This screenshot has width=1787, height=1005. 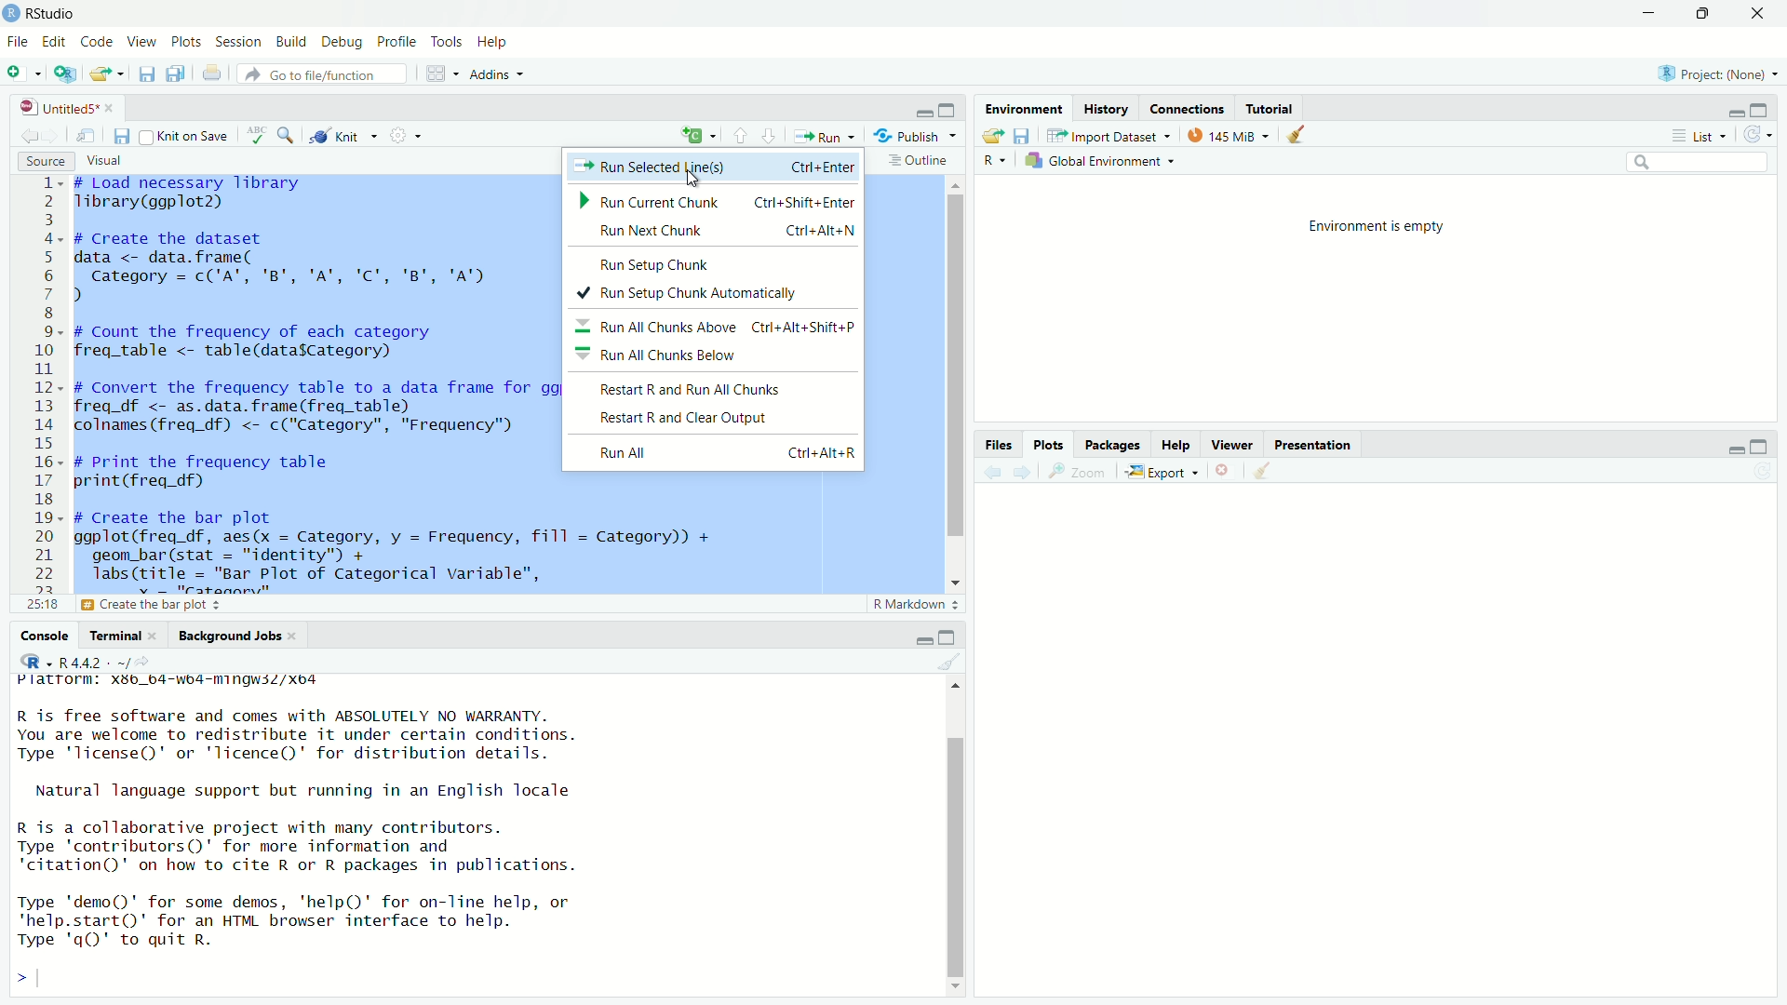 What do you see at coordinates (85, 137) in the screenshot?
I see `open in new window` at bounding box center [85, 137].